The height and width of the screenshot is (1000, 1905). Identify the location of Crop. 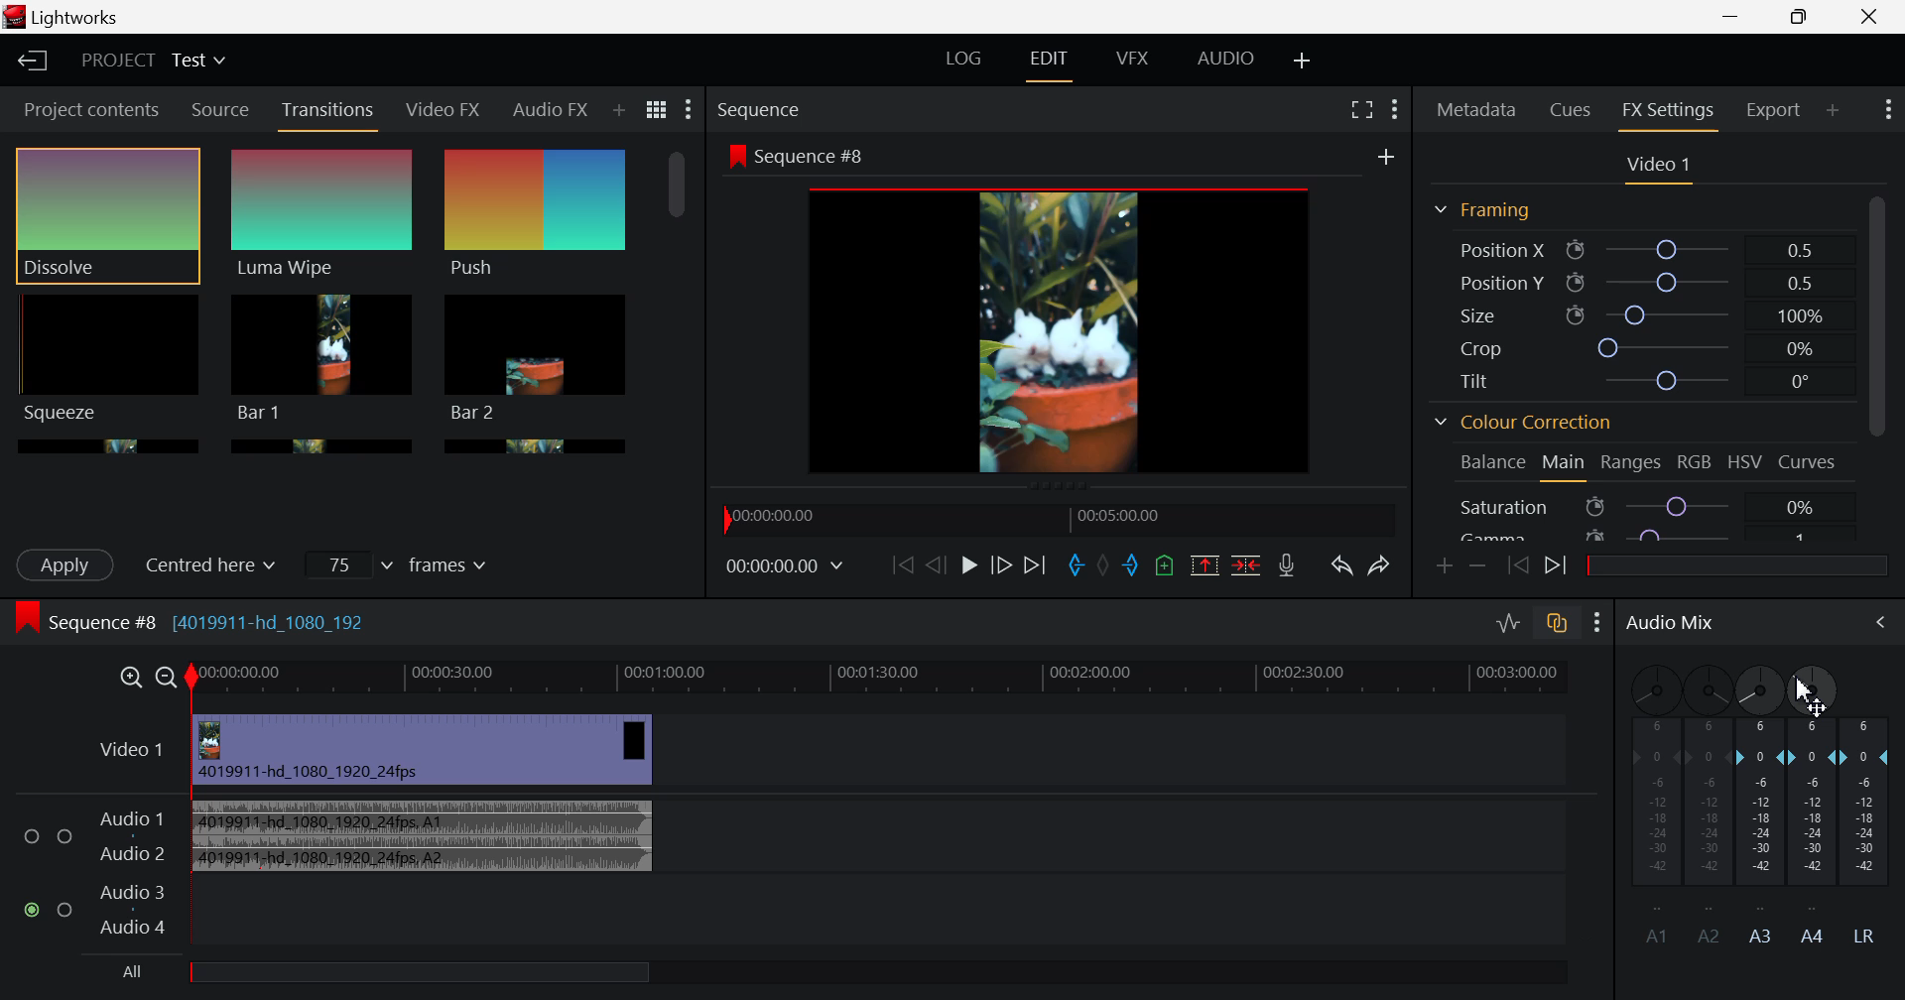
(1641, 346).